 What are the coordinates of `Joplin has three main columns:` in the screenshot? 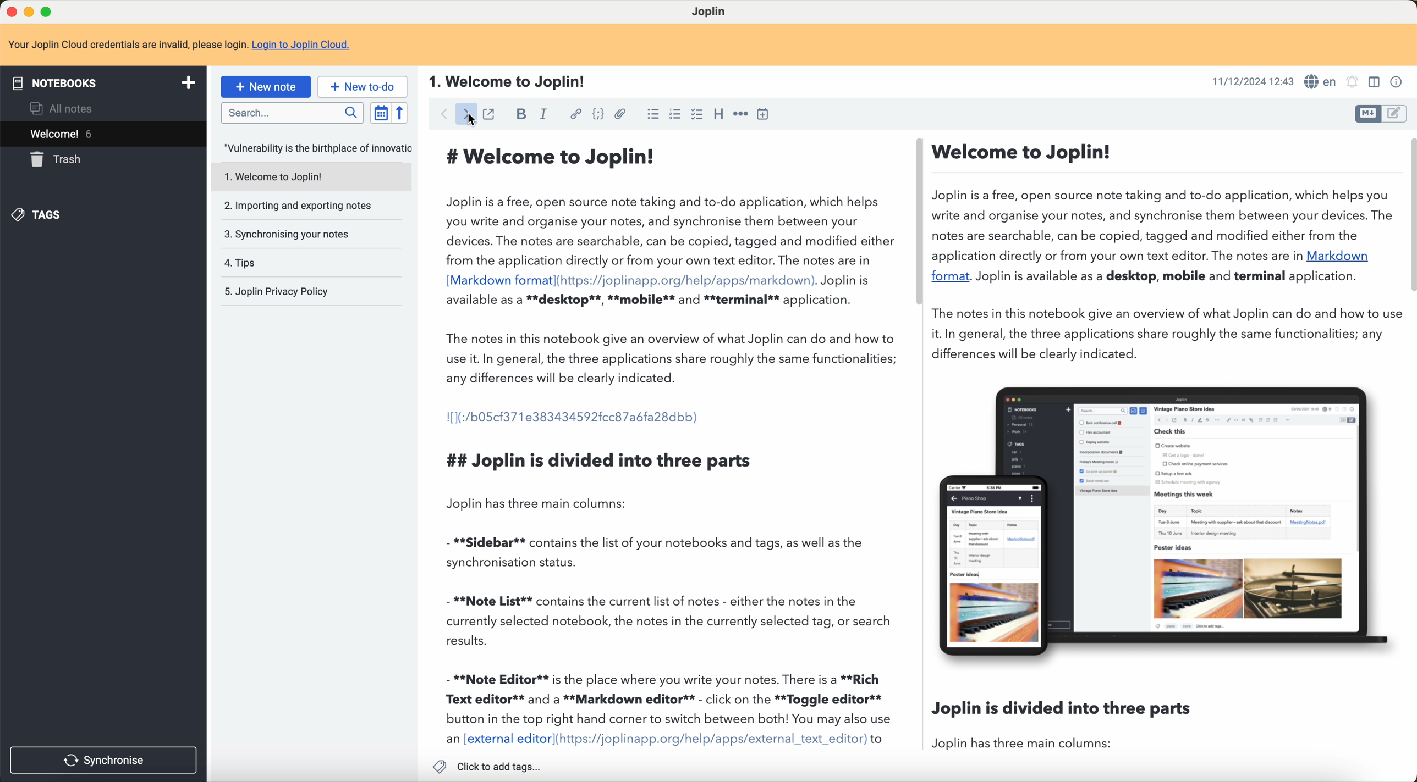 It's located at (535, 504).